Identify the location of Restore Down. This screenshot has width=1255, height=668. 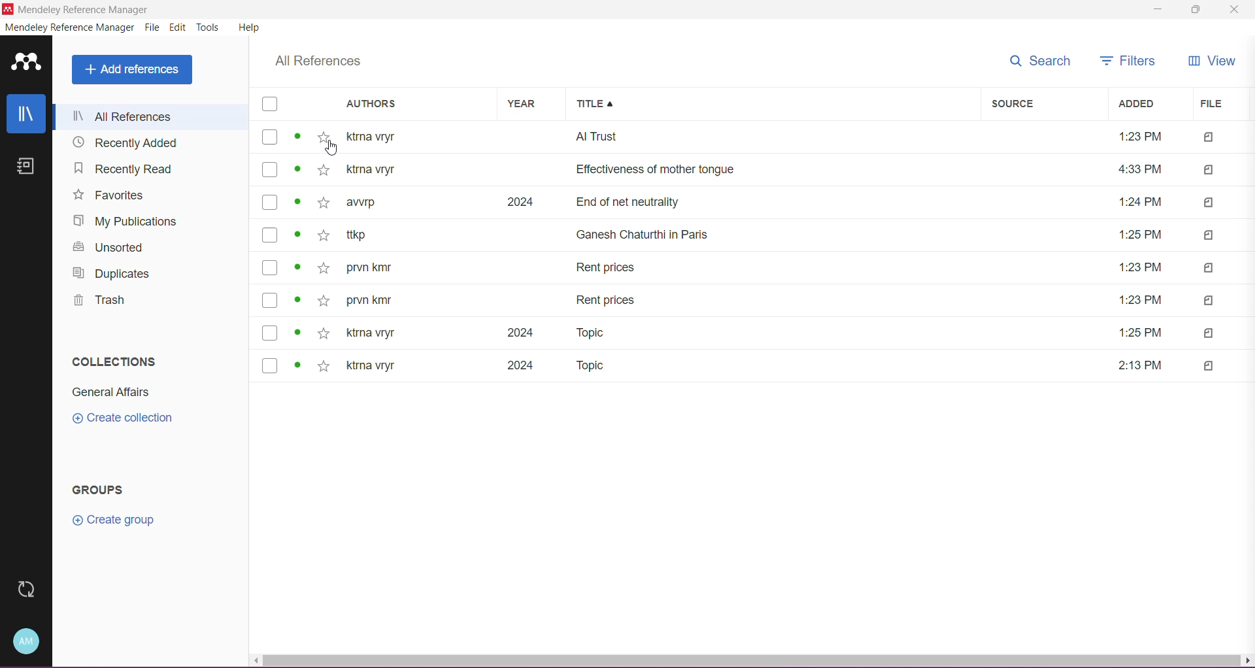
(1196, 11).